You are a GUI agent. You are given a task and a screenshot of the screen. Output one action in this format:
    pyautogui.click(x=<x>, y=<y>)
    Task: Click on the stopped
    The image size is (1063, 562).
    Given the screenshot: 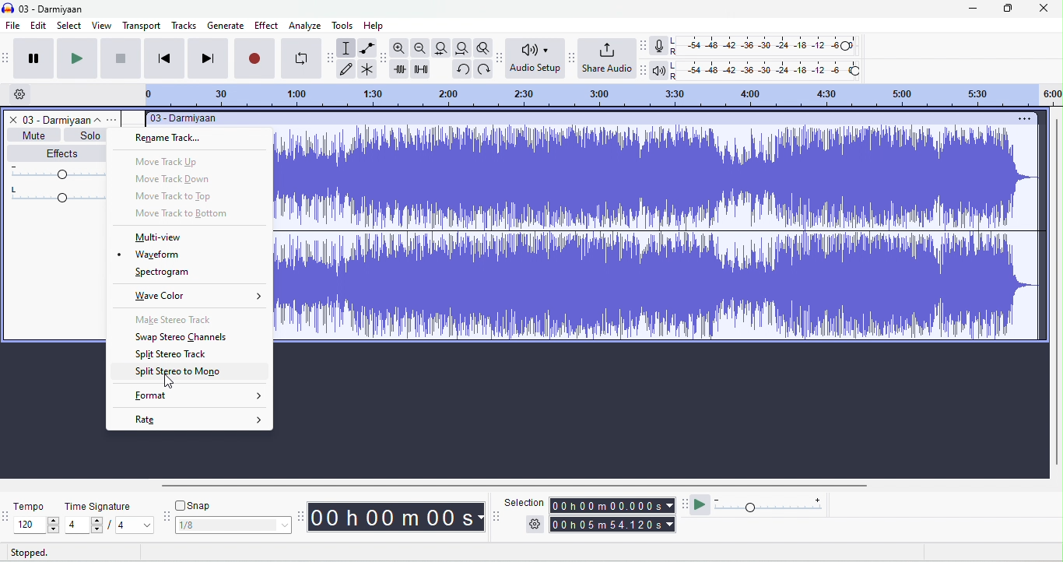 What is the action you would take?
    pyautogui.click(x=36, y=553)
    